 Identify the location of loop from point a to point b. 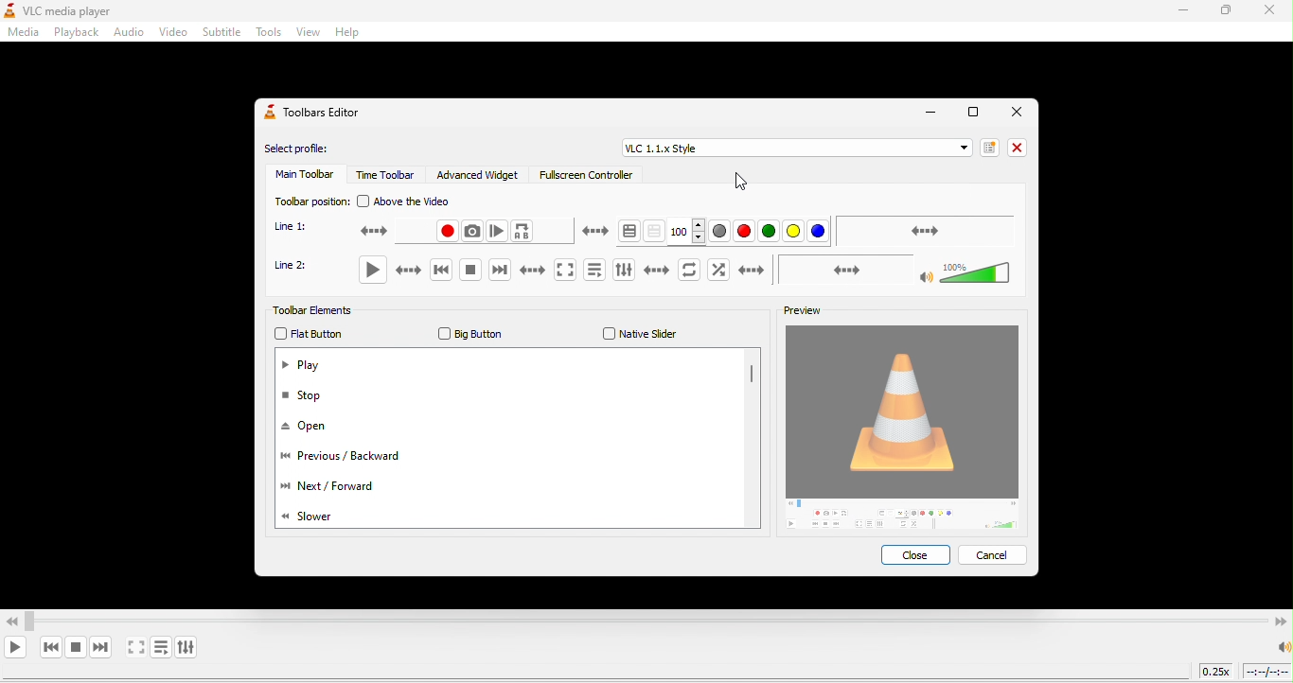
(812, 271).